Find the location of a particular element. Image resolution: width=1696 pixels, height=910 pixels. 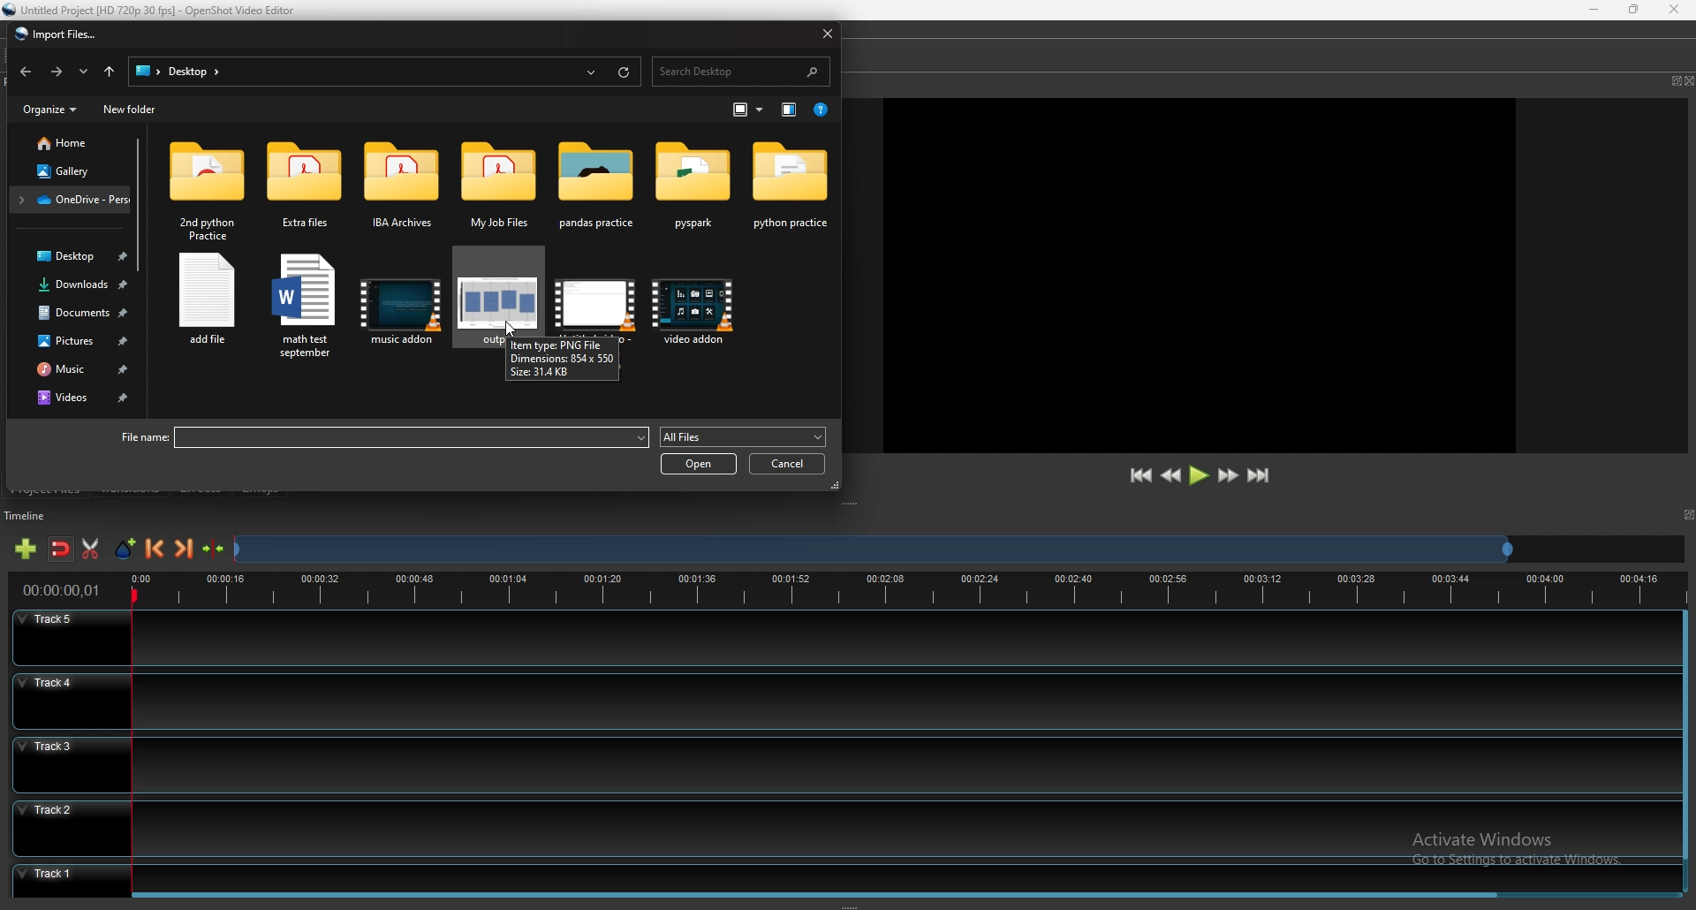

folder is located at coordinates (403, 189).